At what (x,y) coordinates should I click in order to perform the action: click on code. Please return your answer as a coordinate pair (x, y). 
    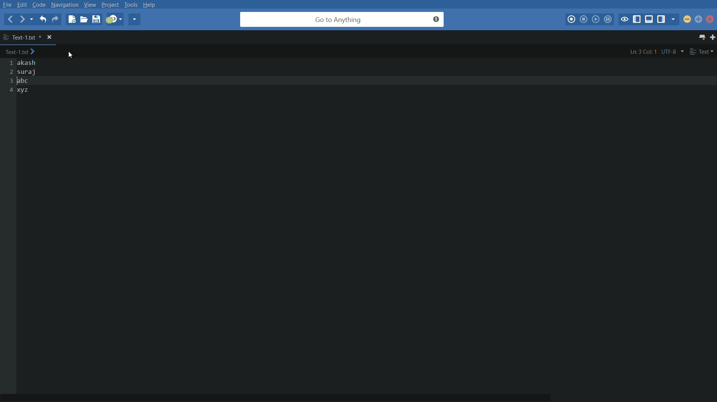
    Looking at the image, I should click on (39, 4).